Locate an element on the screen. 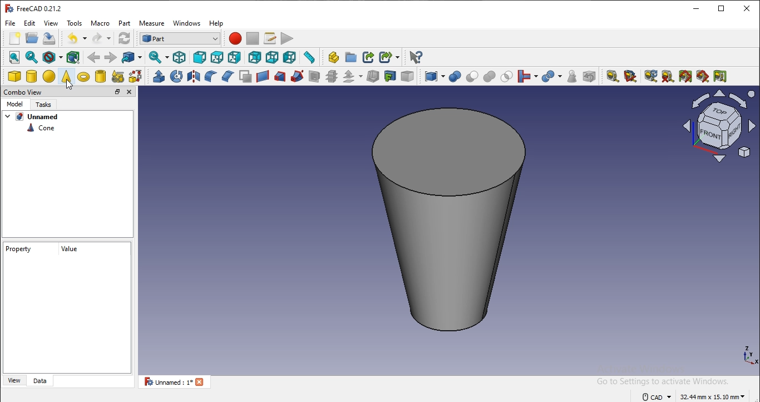 This screenshot has height=402, width=760. cross section is located at coordinates (333, 76).